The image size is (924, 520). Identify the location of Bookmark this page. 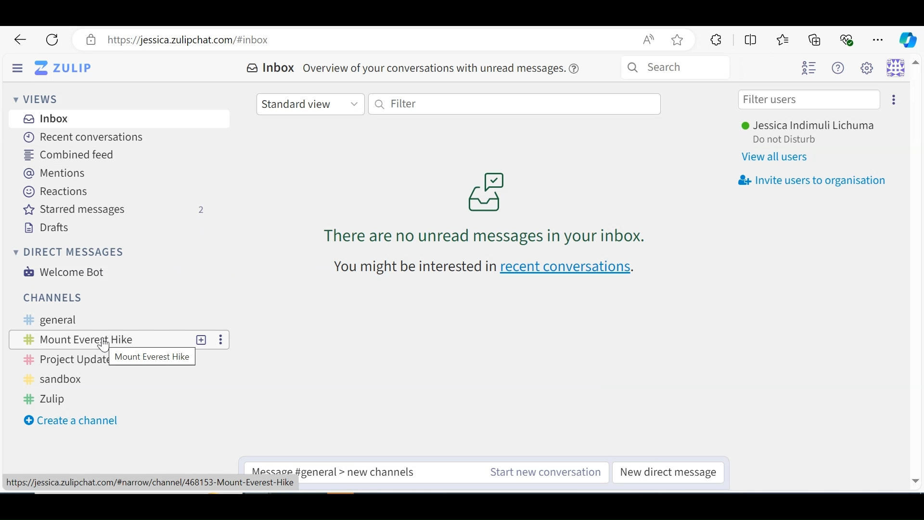
(680, 41).